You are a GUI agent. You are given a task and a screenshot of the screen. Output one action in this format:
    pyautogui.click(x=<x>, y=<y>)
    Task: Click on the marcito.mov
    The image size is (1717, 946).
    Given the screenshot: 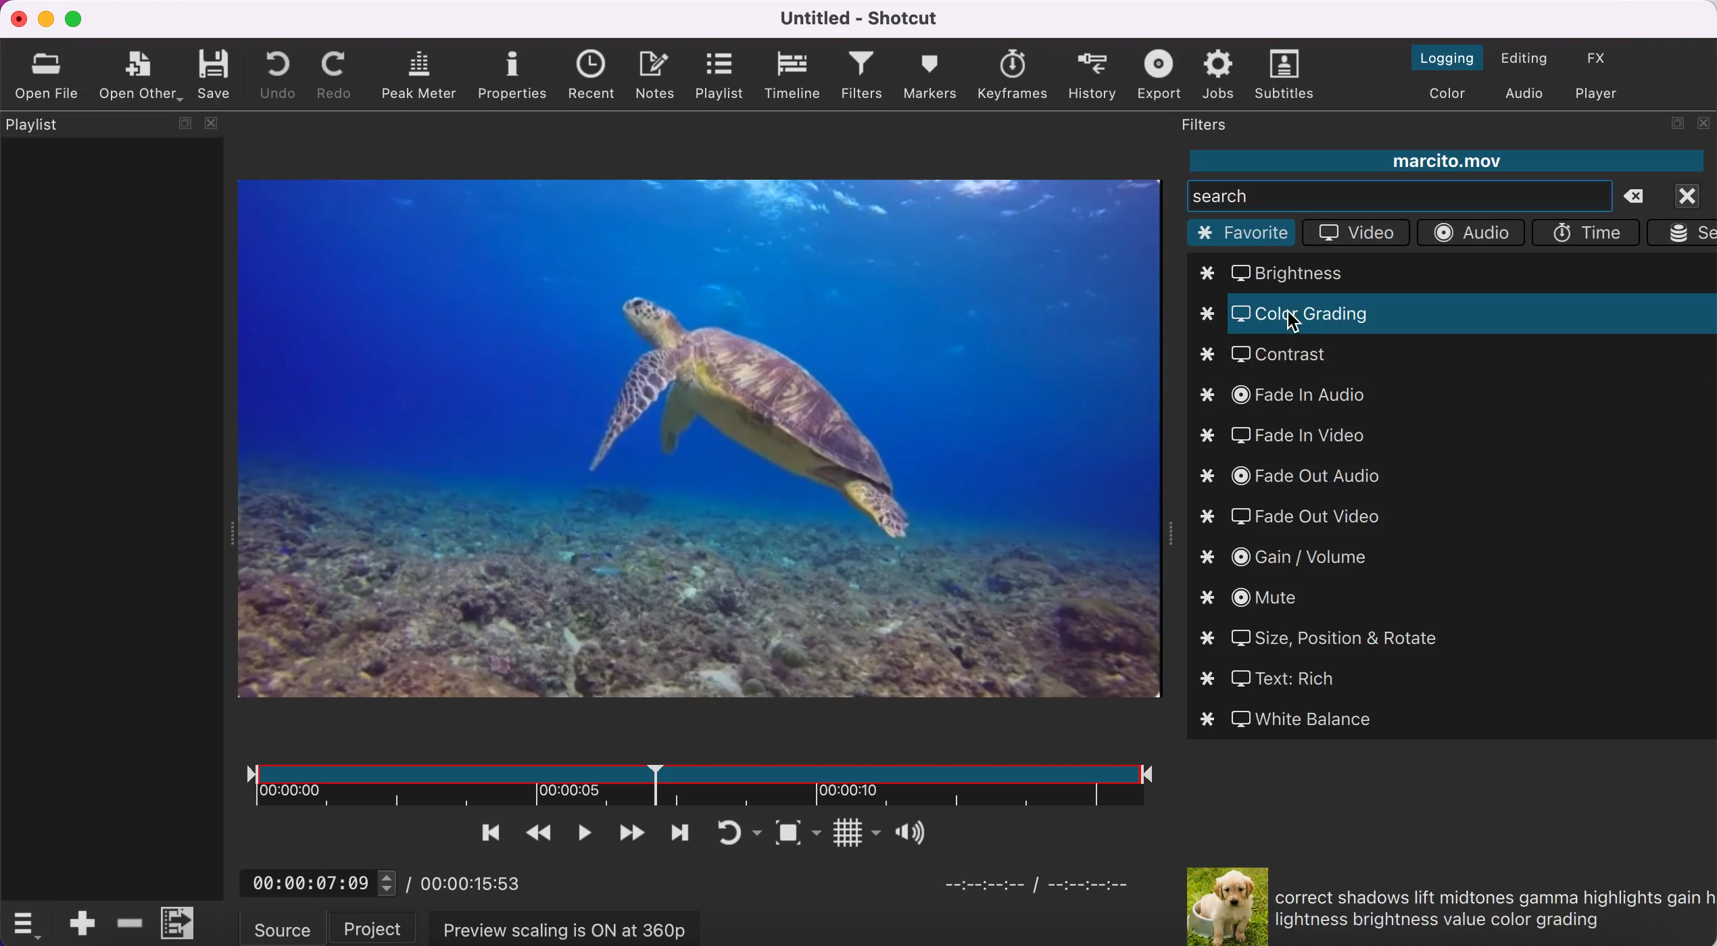 What is the action you would take?
    pyautogui.click(x=1445, y=161)
    